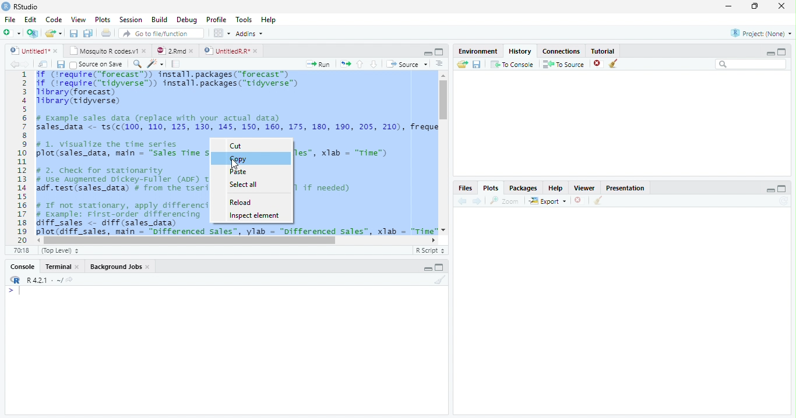  I want to click on Plots, so click(491, 188).